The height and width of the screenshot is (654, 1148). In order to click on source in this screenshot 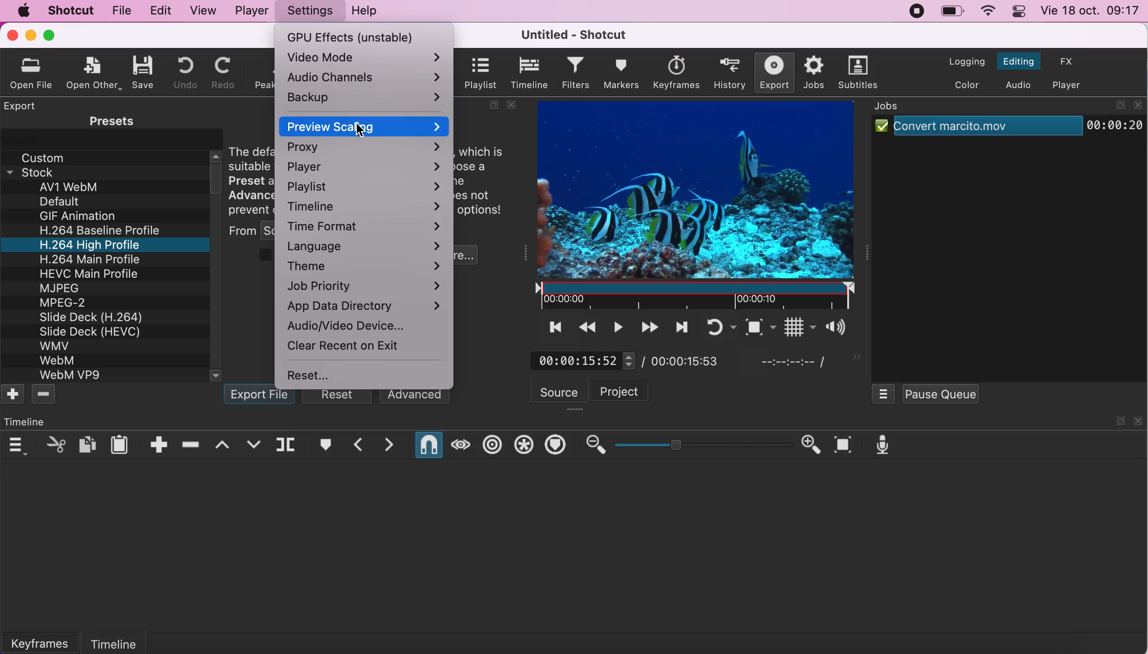, I will do `click(560, 391)`.